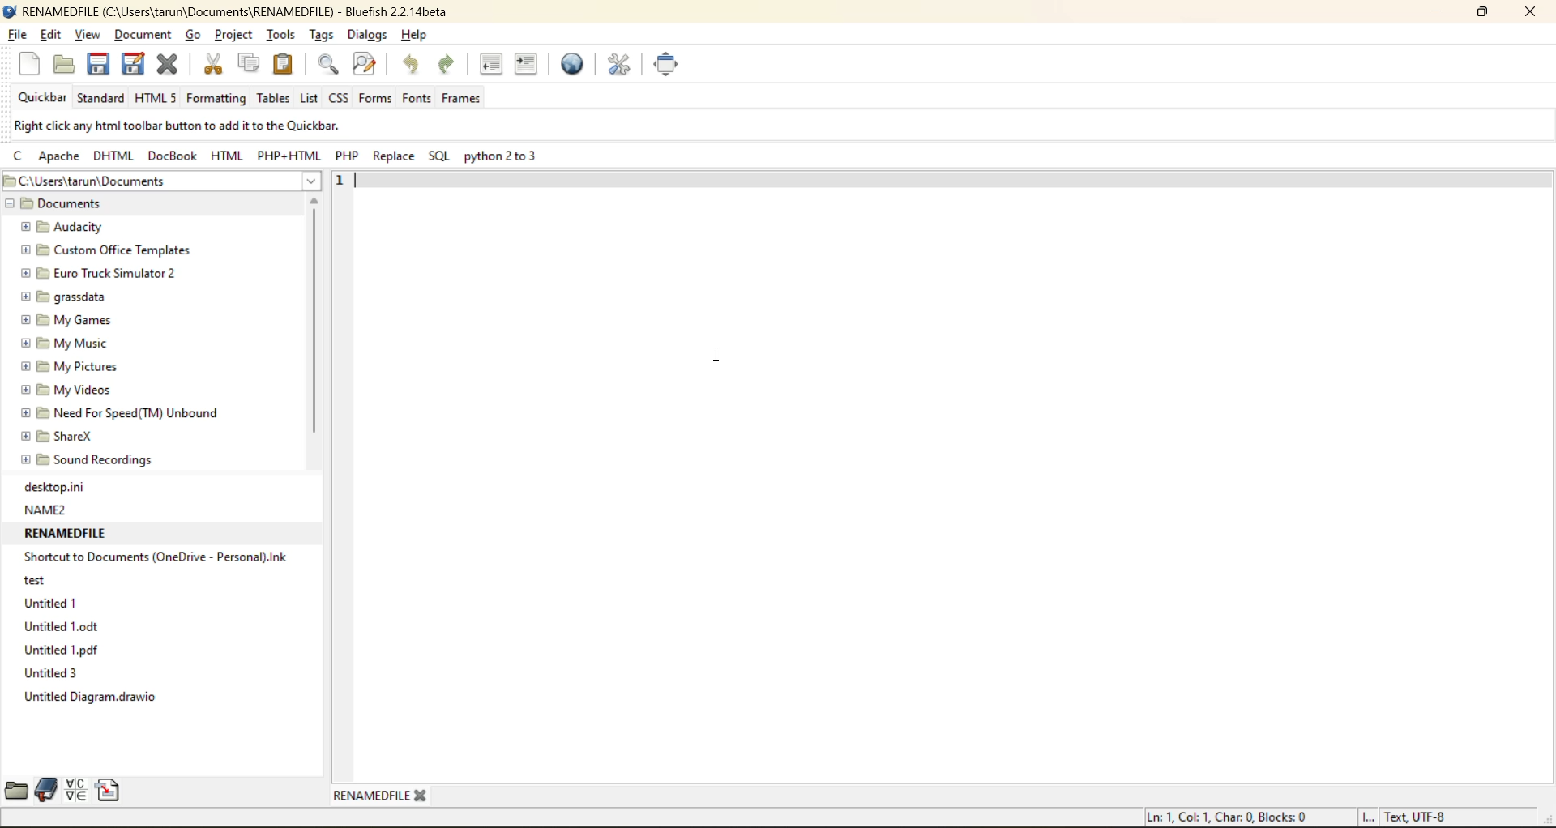  I want to click on tools, so click(283, 35).